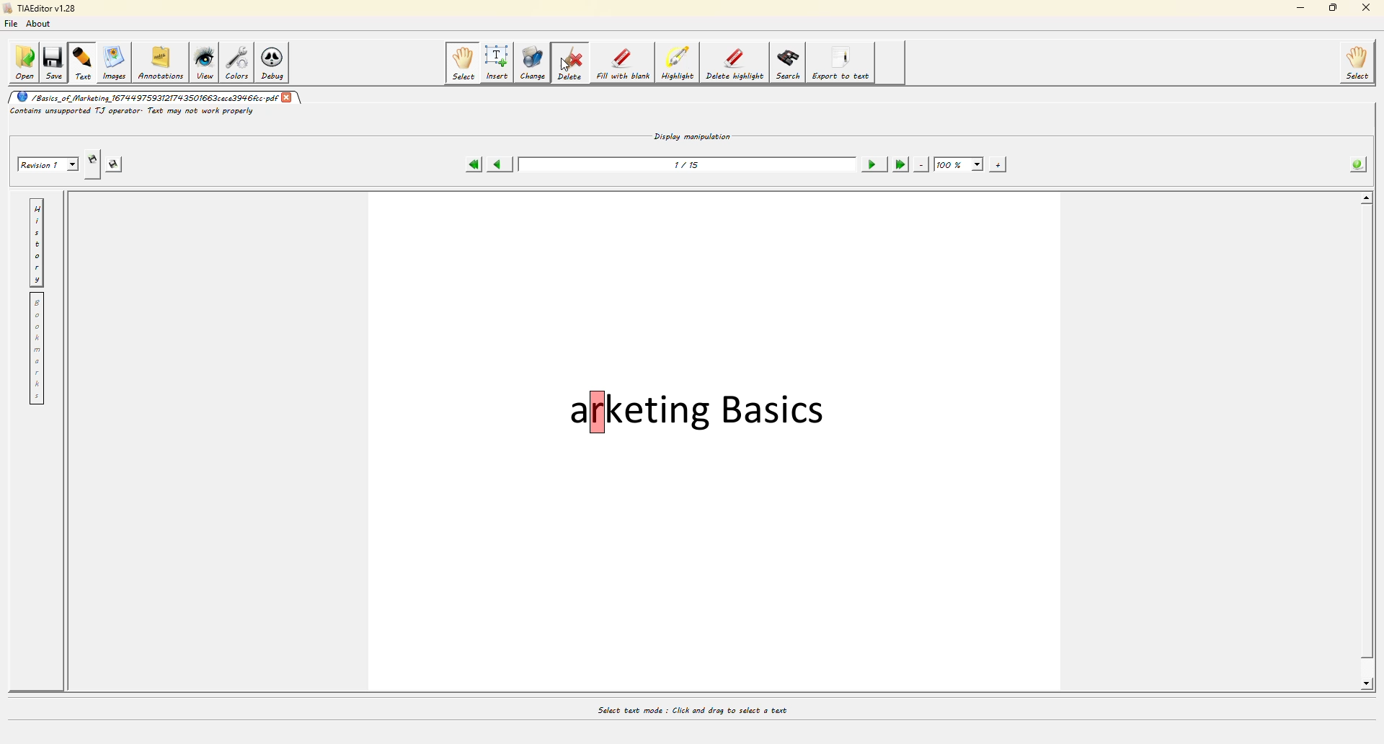 Image resolution: width=1384 pixels, height=744 pixels. I want to click on insert, so click(498, 62).